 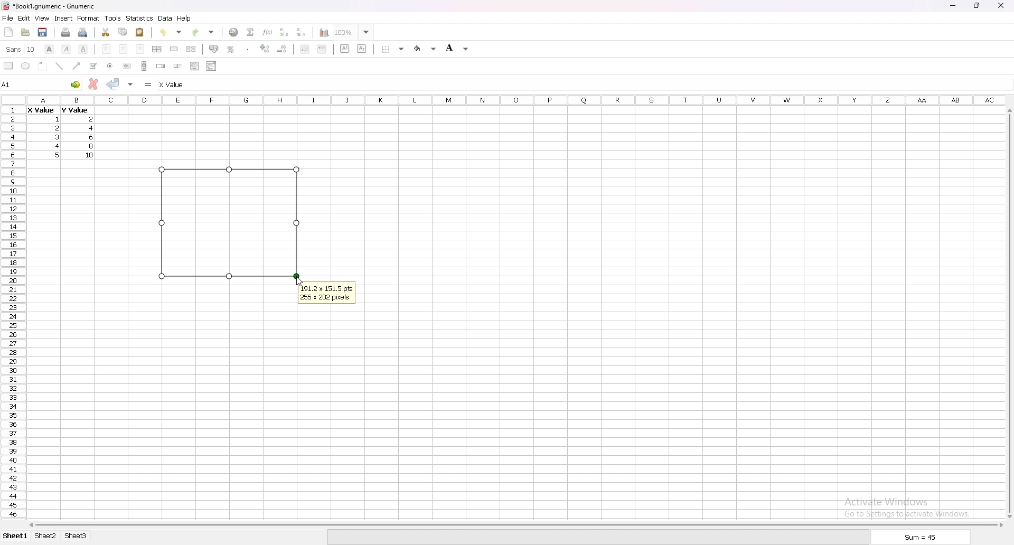 I want to click on decrease indent, so click(x=305, y=49).